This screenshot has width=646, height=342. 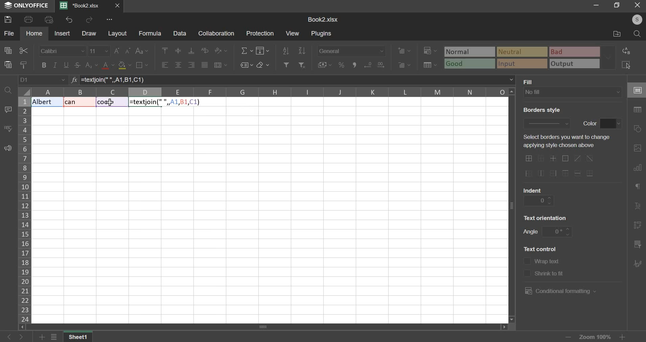 What do you see at coordinates (262, 327) in the screenshot?
I see `scroll bar` at bounding box center [262, 327].